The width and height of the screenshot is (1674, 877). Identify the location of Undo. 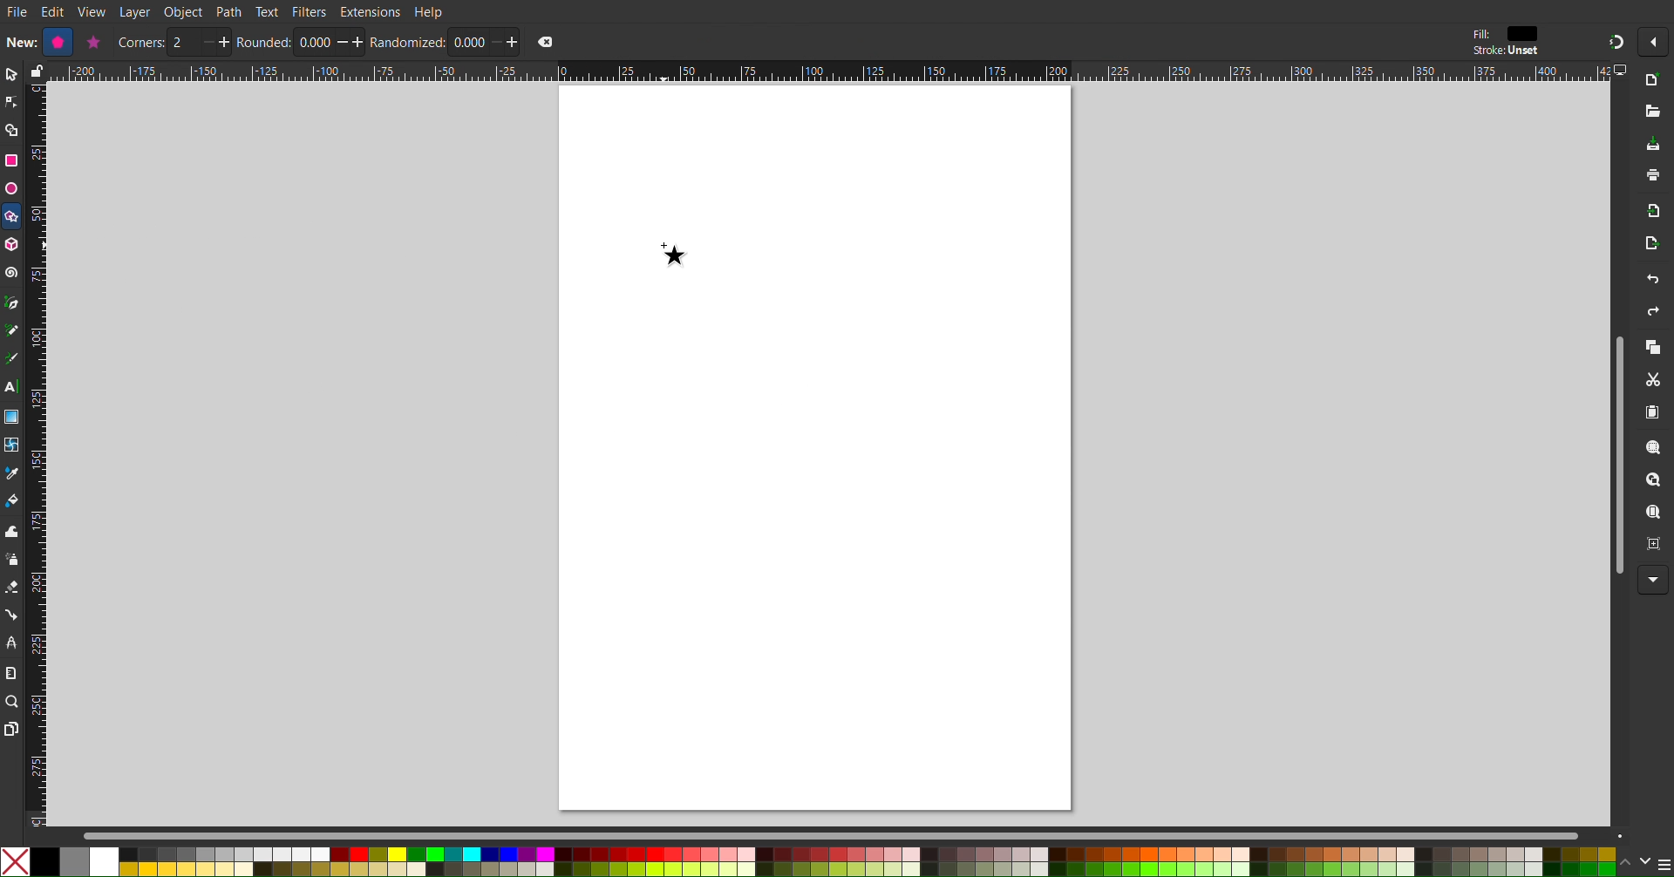
(1652, 282).